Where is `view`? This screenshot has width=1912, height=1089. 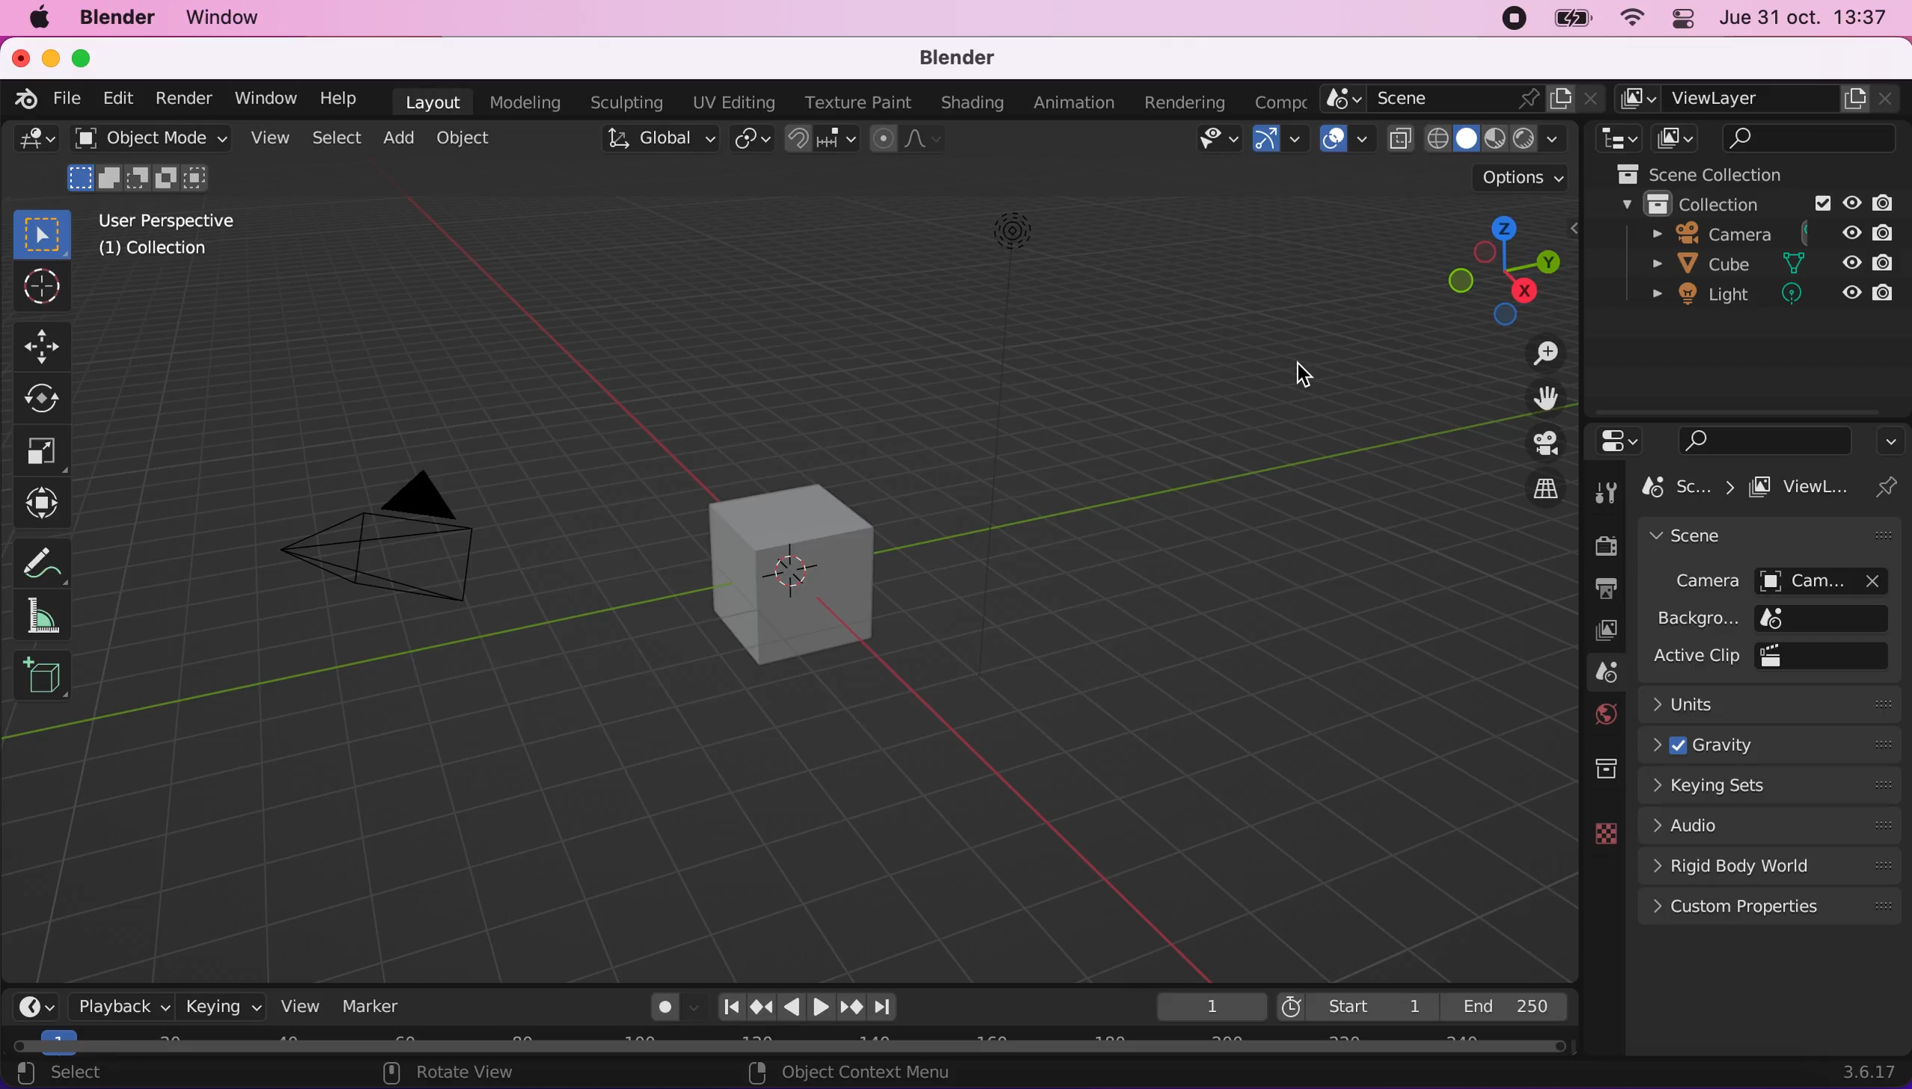 view is located at coordinates (299, 1006).